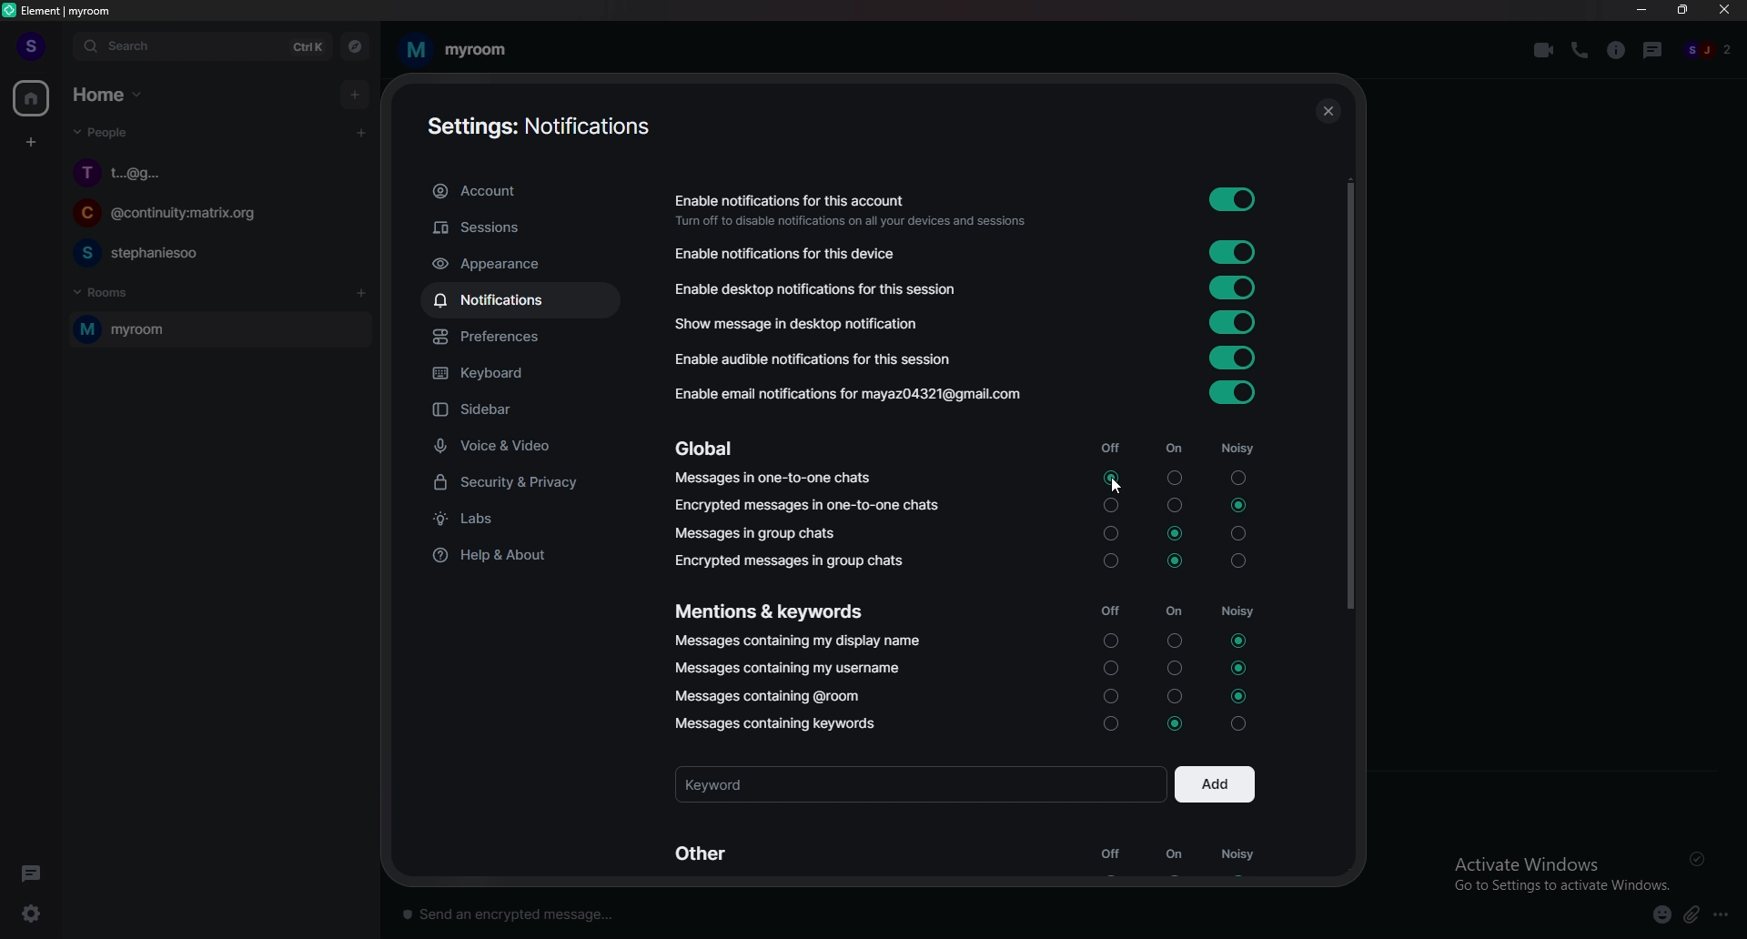 This screenshot has width=1747, height=939. What do you see at coordinates (209, 215) in the screenshot?
I see `chat` at bounding box center [209, 215].